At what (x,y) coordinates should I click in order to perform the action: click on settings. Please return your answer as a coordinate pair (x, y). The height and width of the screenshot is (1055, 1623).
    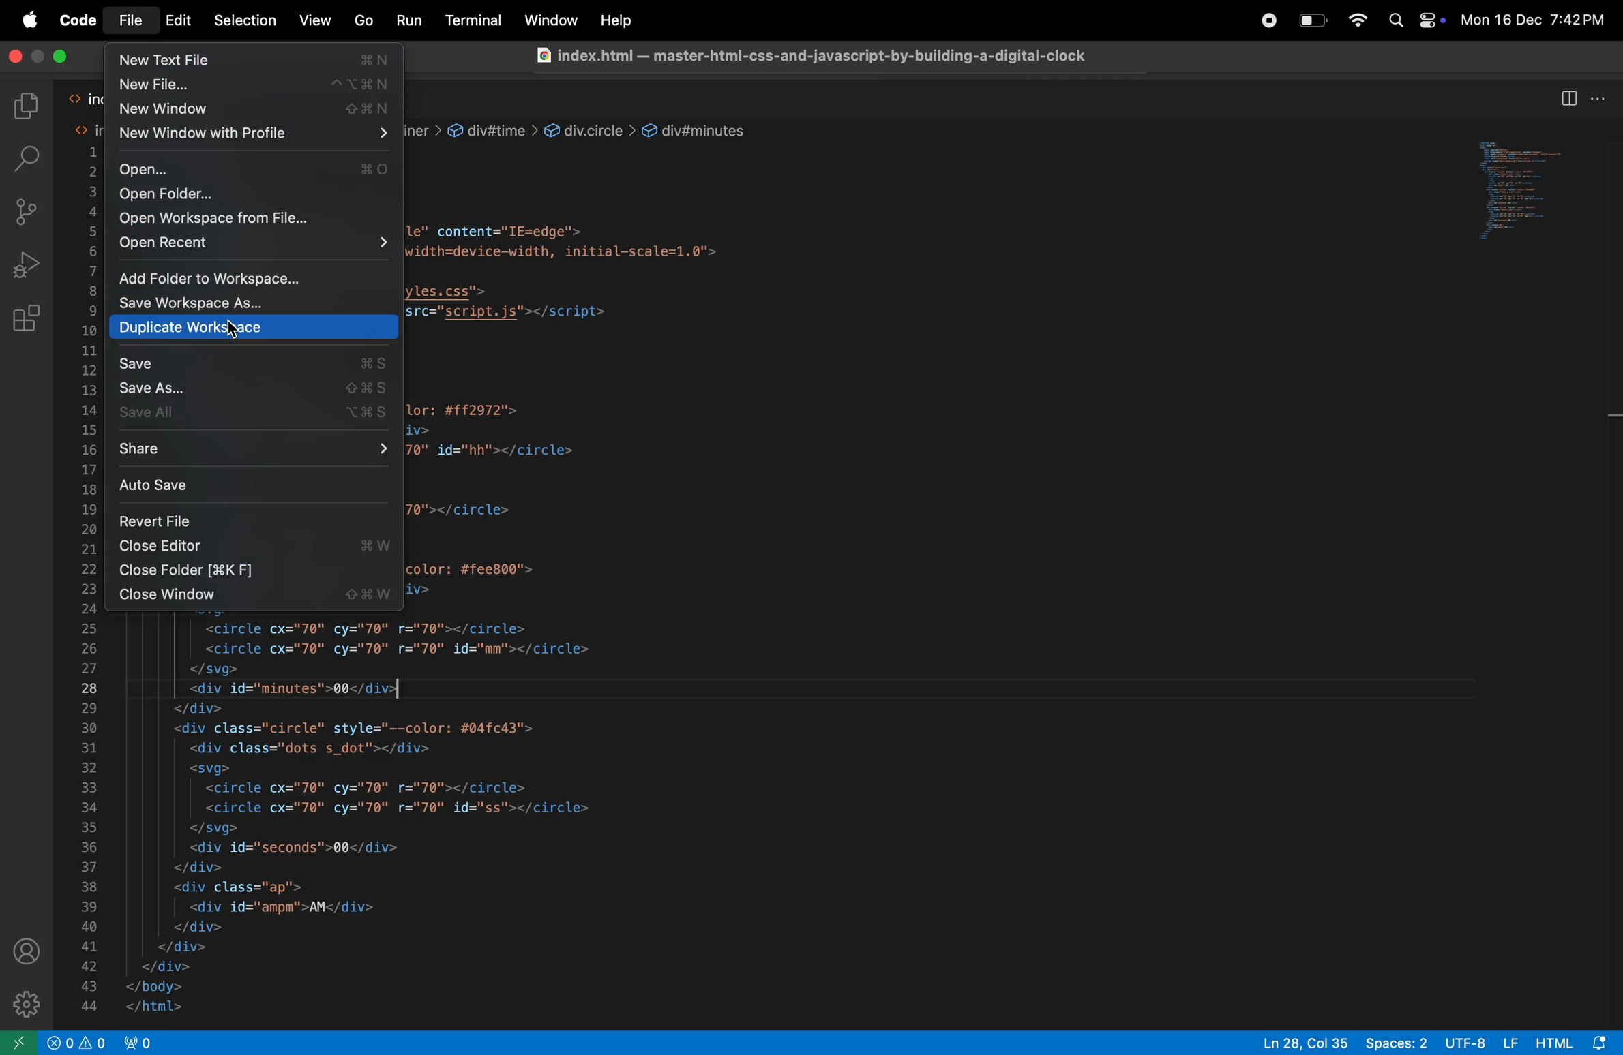
    Looking at the image, I should click on (25, 1004).